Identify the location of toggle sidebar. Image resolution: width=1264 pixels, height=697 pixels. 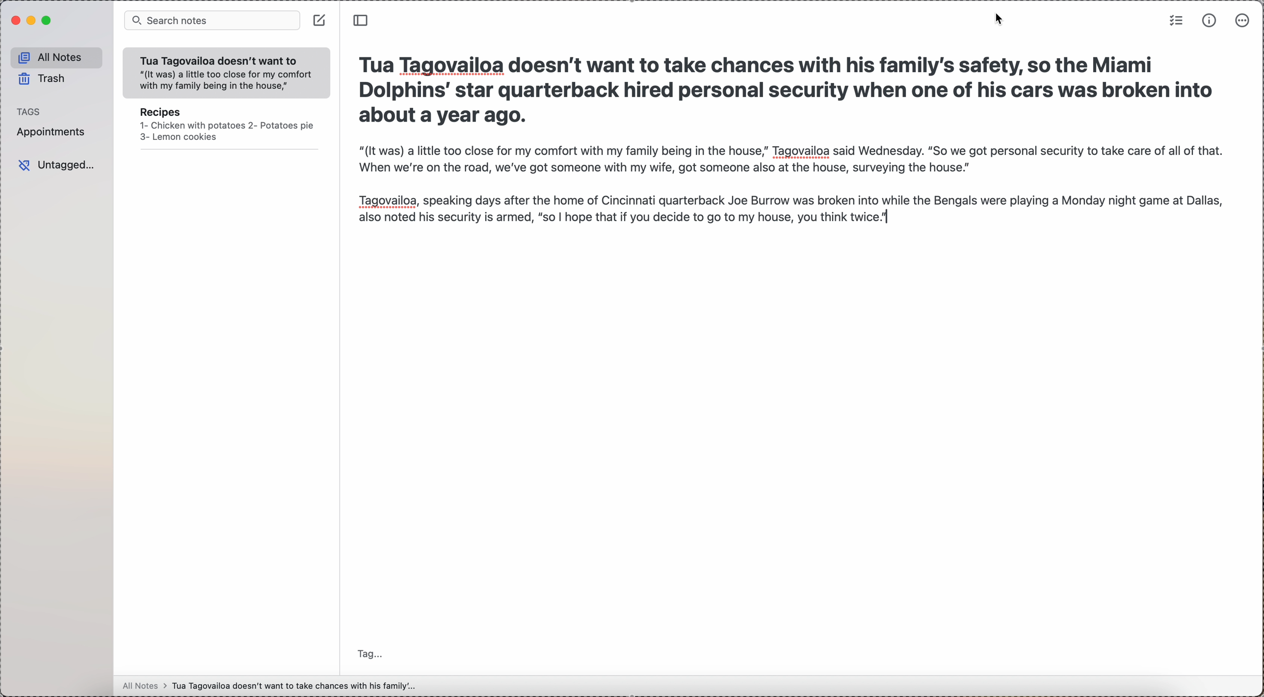
(363, 22).